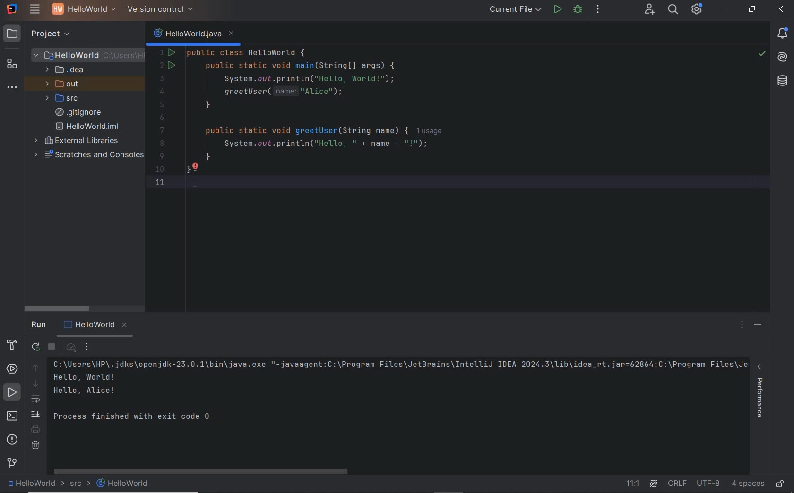 The width and height of the screenshot is (794, 493). Describe the element at coordinates (35, 400) in the screenshot. I see `soft-wrap` at that location.